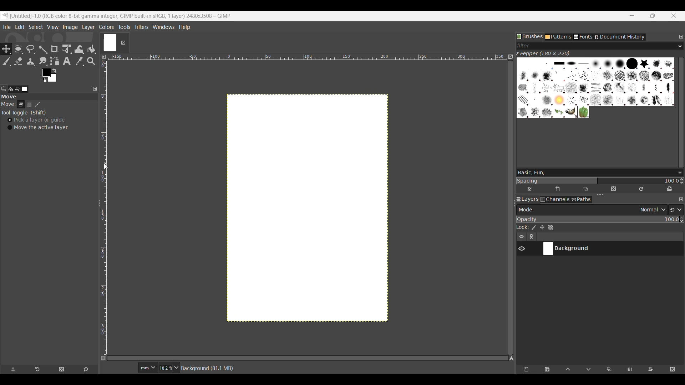  Describe the element at coordinates (177, 368) in the screenshot. I see `Zoom options` at that location.